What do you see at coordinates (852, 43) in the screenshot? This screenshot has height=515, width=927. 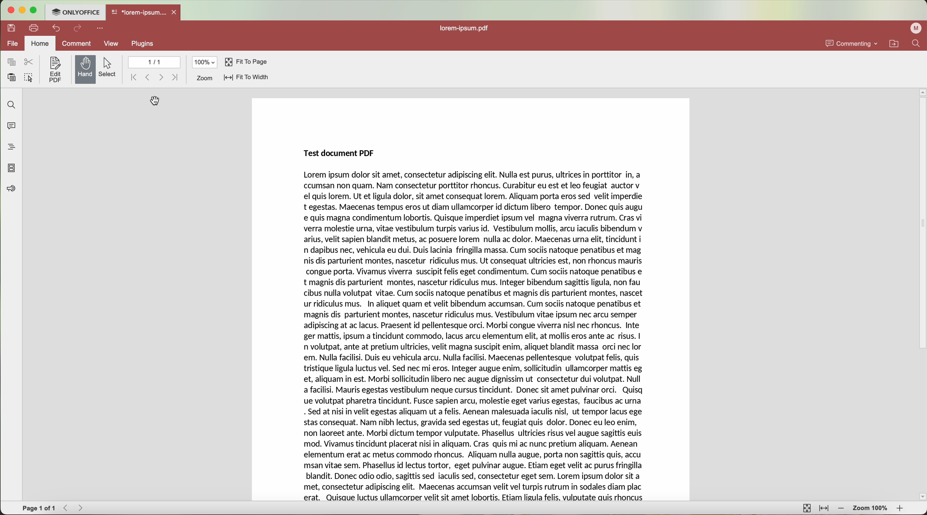 I see `commenting` at bounding box center [852, 43].